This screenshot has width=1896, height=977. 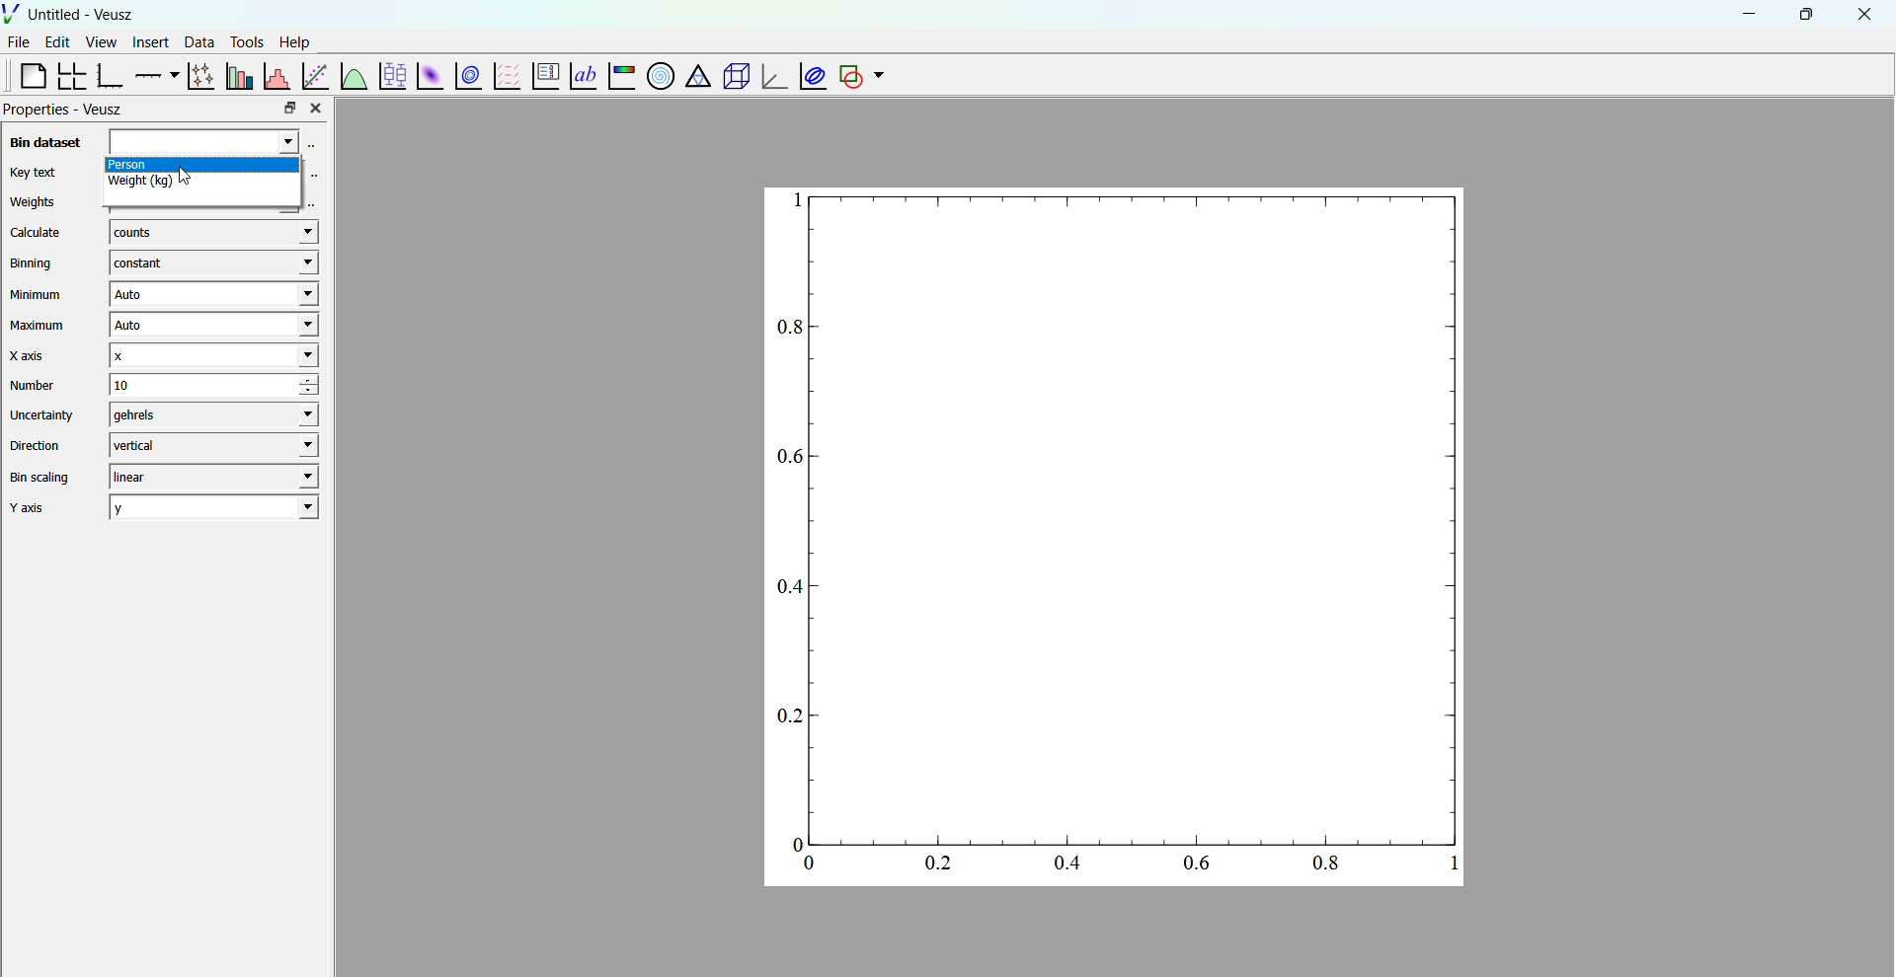 What do you see at coordinates (33, 355) in the screenshot?
I see `X axis` at bounding box center [33, 355].